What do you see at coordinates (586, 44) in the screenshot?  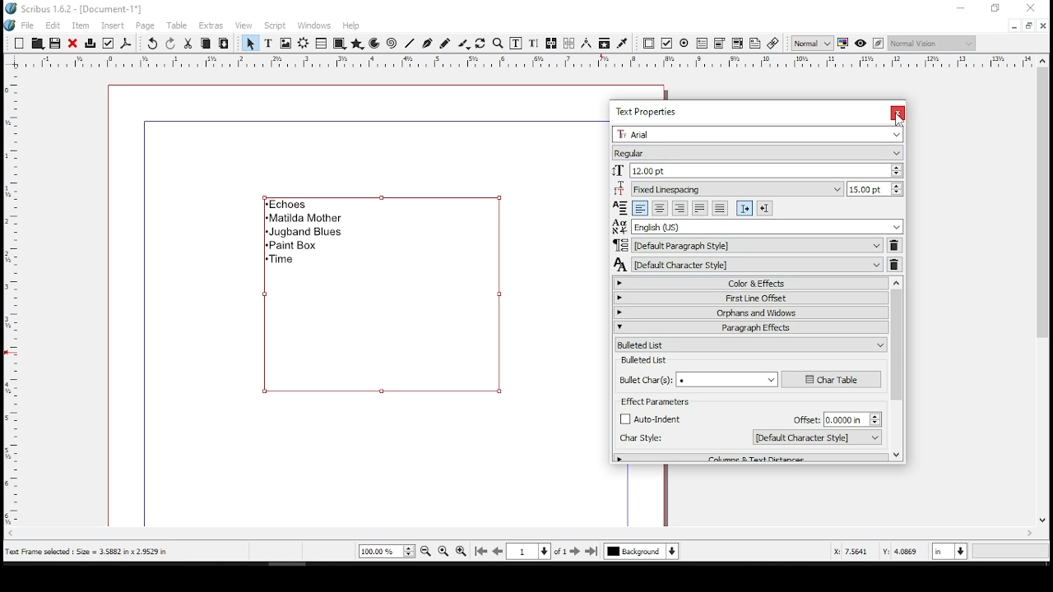 I see `measurements` at bounding box center [586, 44].